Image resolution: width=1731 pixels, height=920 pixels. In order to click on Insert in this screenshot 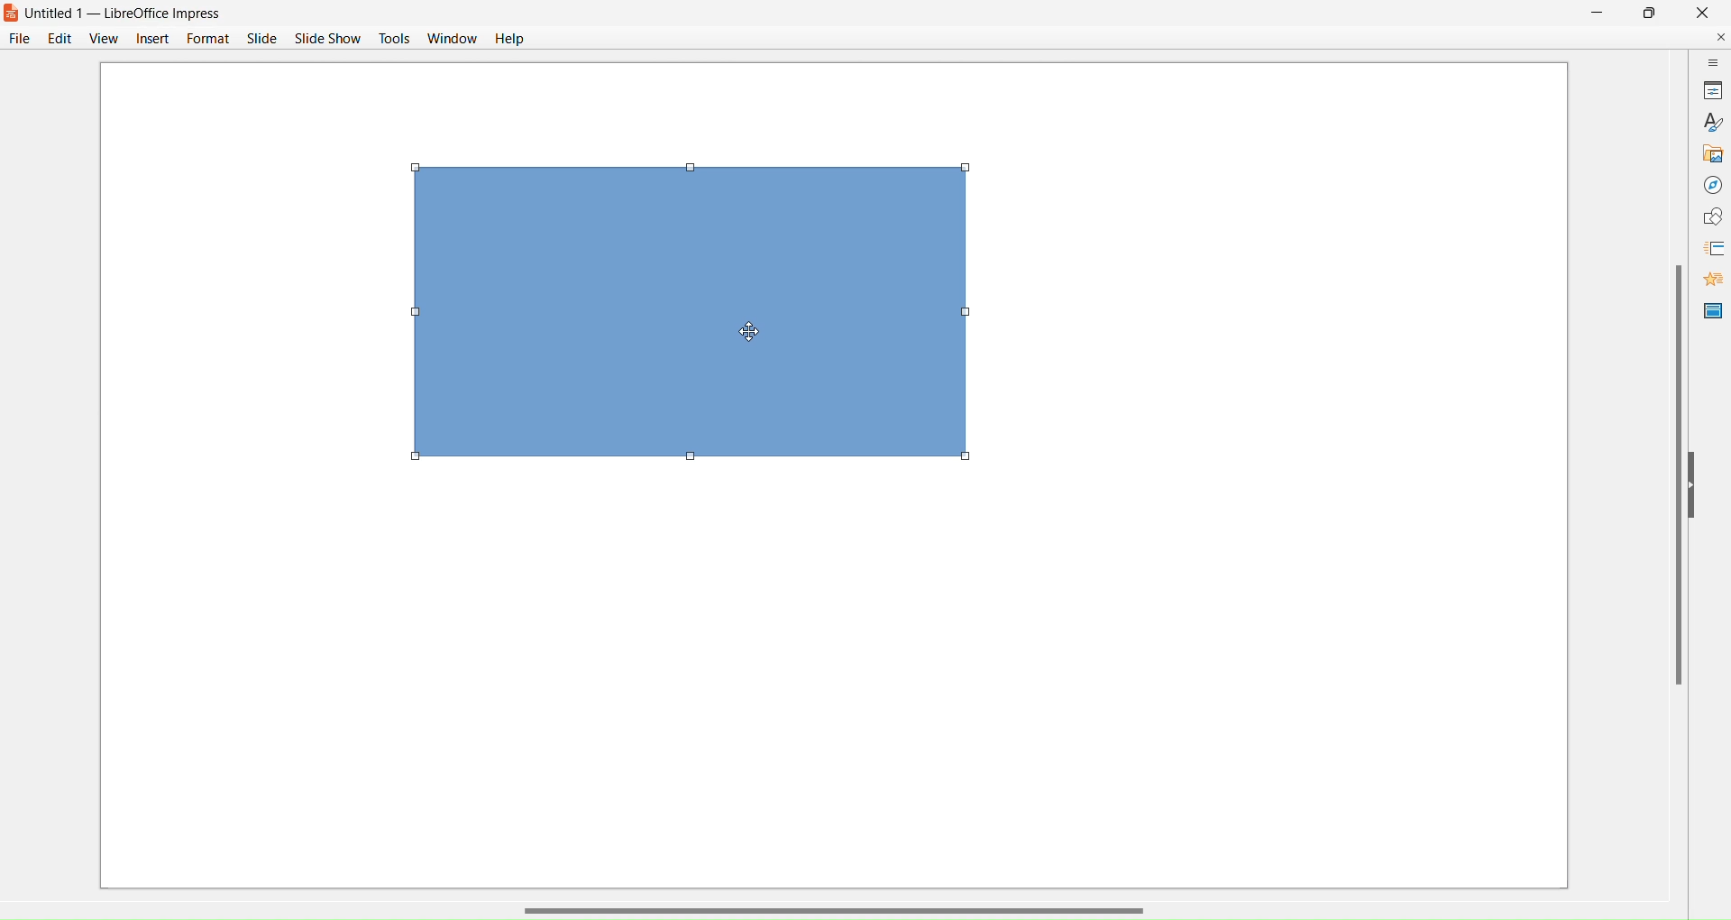, I will do `click(151, 38)`.